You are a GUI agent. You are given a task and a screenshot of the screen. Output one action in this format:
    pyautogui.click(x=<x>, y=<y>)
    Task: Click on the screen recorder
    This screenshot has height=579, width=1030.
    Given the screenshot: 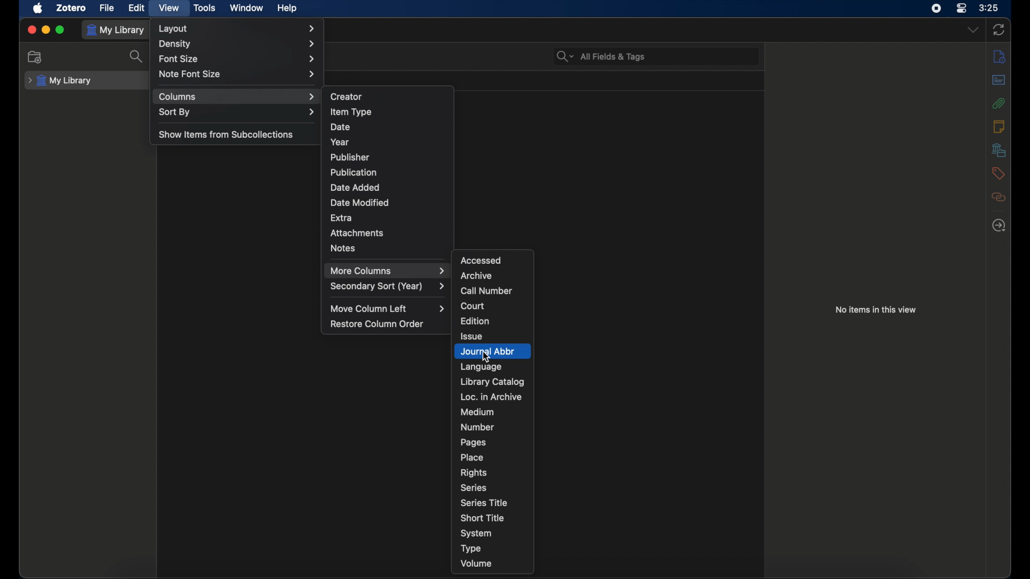 What is the action you would take?
    pyautogui.click(x=936, y=8)
    